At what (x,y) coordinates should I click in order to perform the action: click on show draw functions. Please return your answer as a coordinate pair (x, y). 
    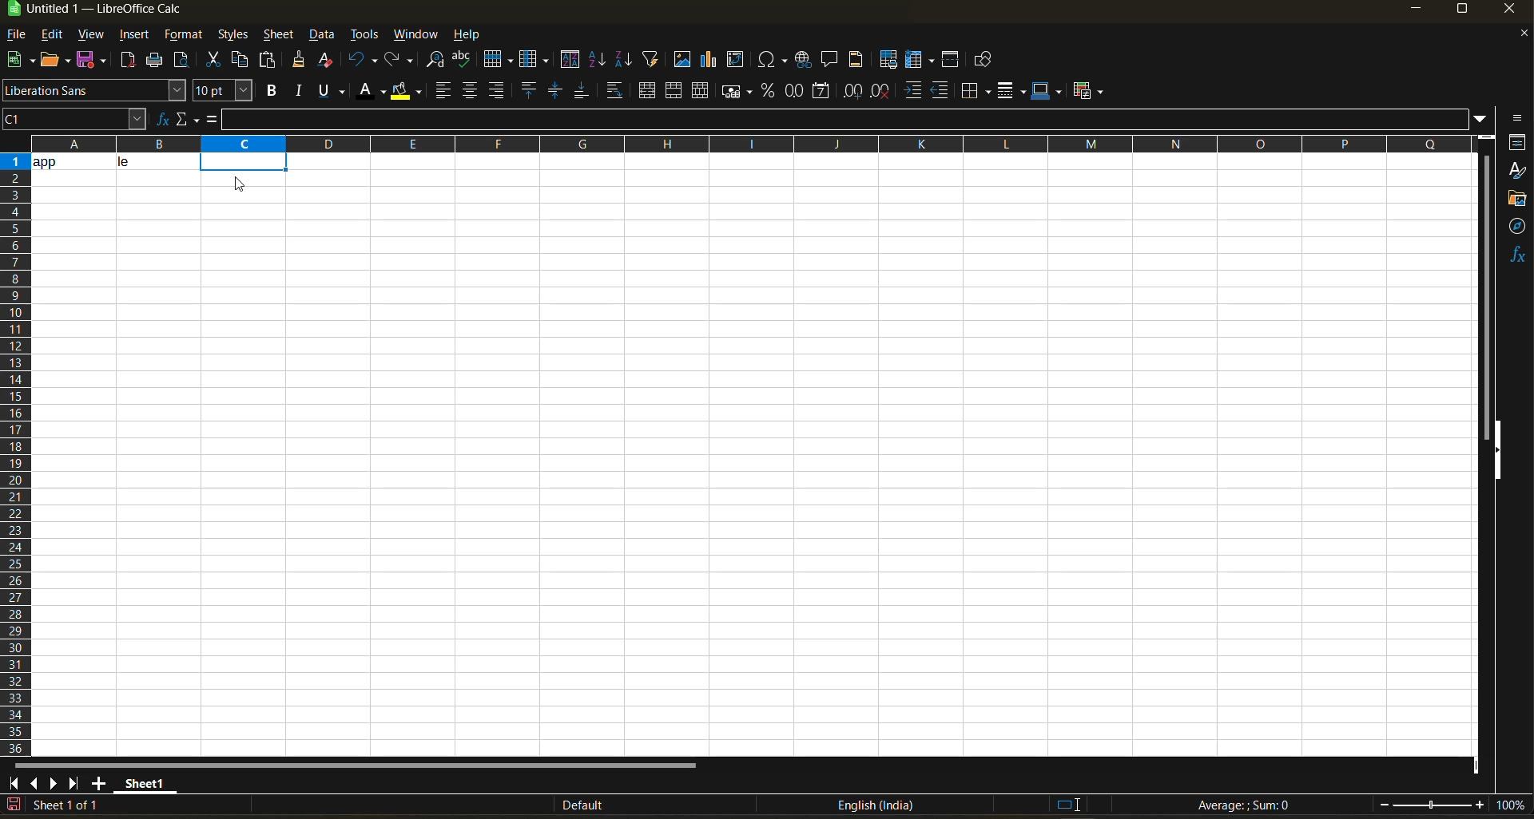
    Looking at the image, I should click on (980, 62).